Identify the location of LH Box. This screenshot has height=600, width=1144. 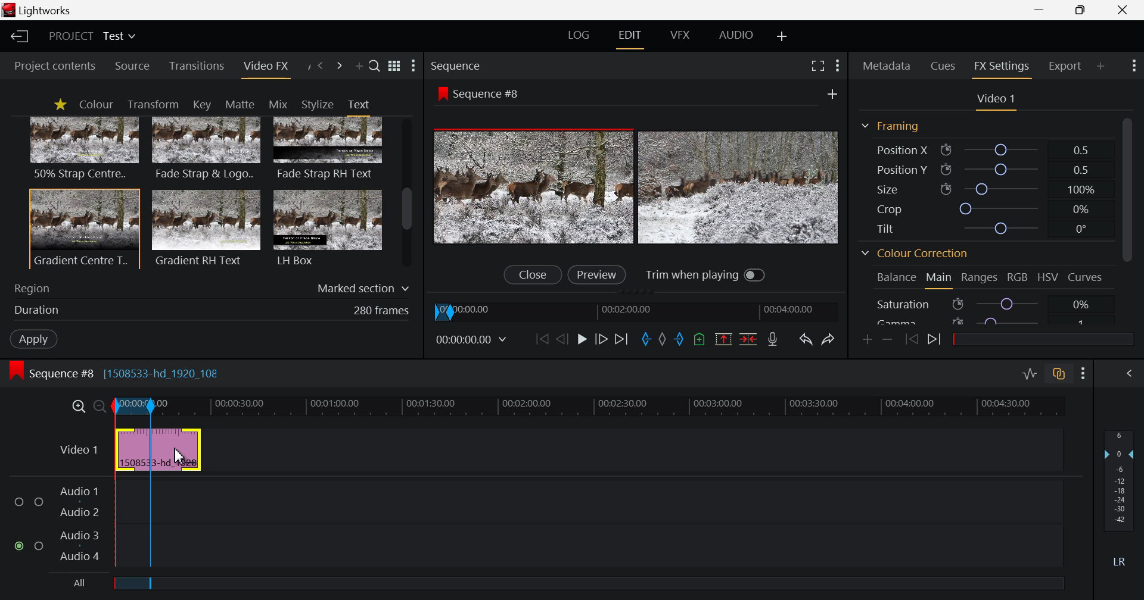
(327, 227).